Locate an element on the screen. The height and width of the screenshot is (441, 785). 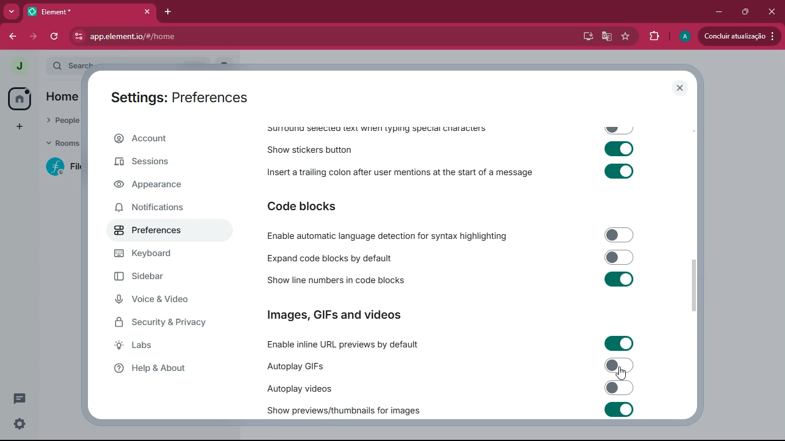
keyboard  is located at coordinates (163, 255).